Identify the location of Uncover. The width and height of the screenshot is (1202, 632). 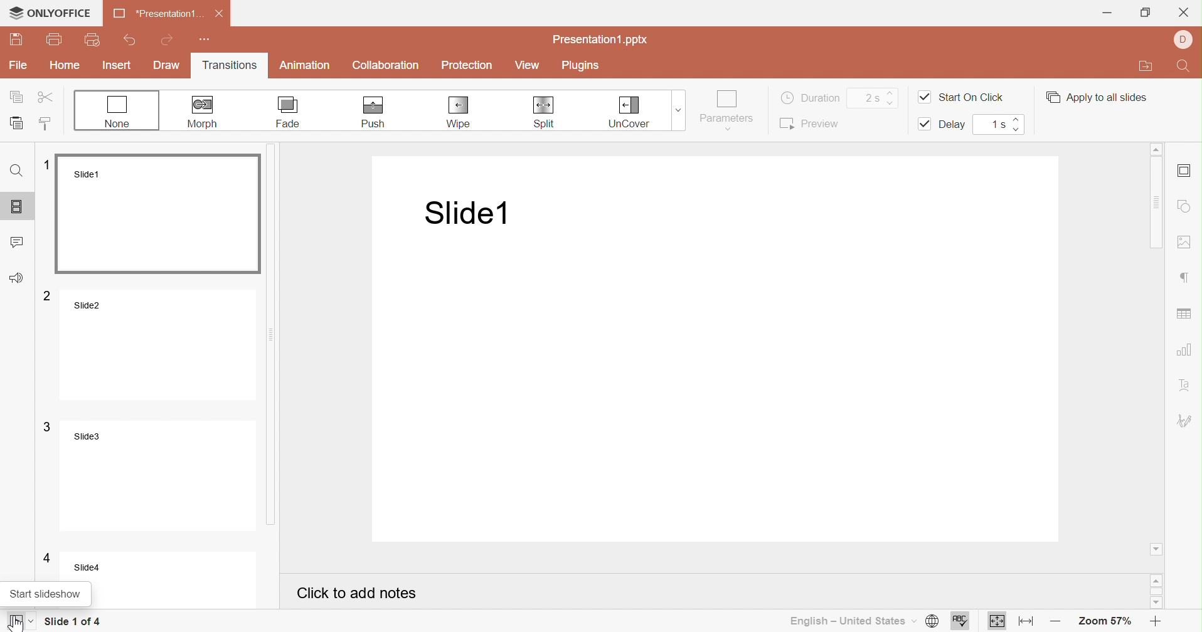
(632, 111).